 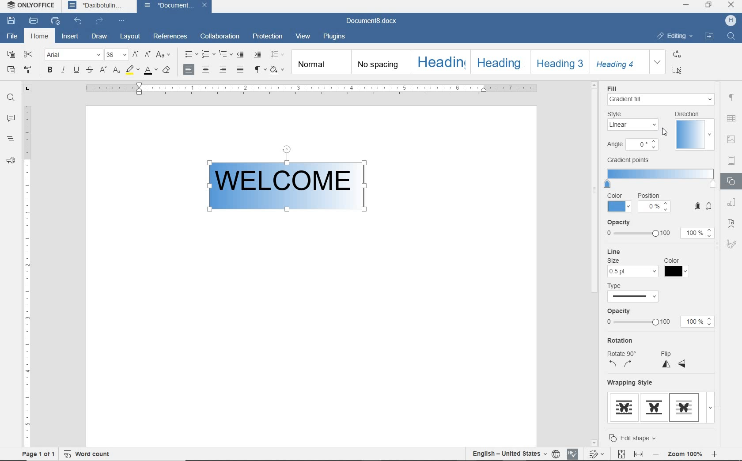 What do you see at coordinates (616, 286) in the screenshot?
I see `Type` at bounding box center [616, 286].